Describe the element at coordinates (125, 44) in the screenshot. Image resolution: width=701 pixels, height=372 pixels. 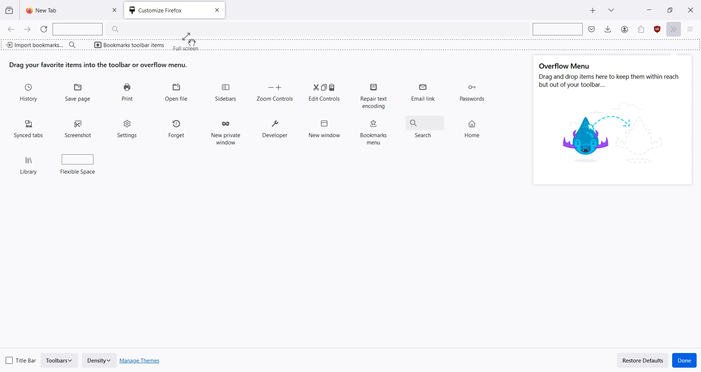
I see `Bookmarks toolbar items` at that location.